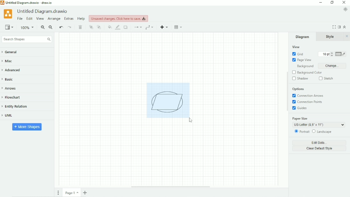 This screenshot has width=350, height=197. What do you see at coordinates (347, 36) in the screenshot?
I see `Close` at bounding box center [347, 36].